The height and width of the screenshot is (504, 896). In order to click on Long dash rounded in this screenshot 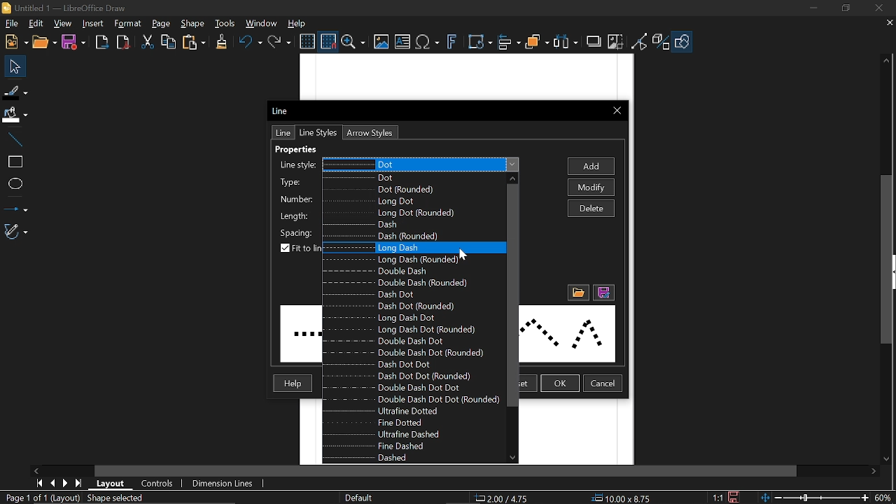, I will do `click(412, 260)`.